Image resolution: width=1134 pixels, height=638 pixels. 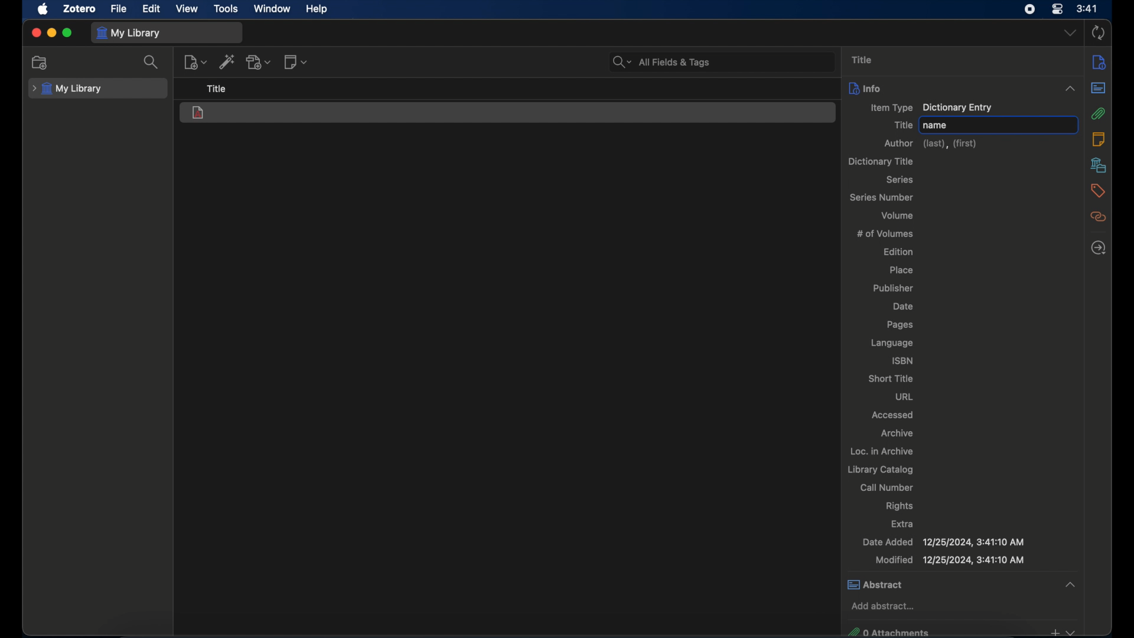 What do you see at coordinates (1099, 248) in the screenshot?
I see `locate` at bounding box center [1099, 248].